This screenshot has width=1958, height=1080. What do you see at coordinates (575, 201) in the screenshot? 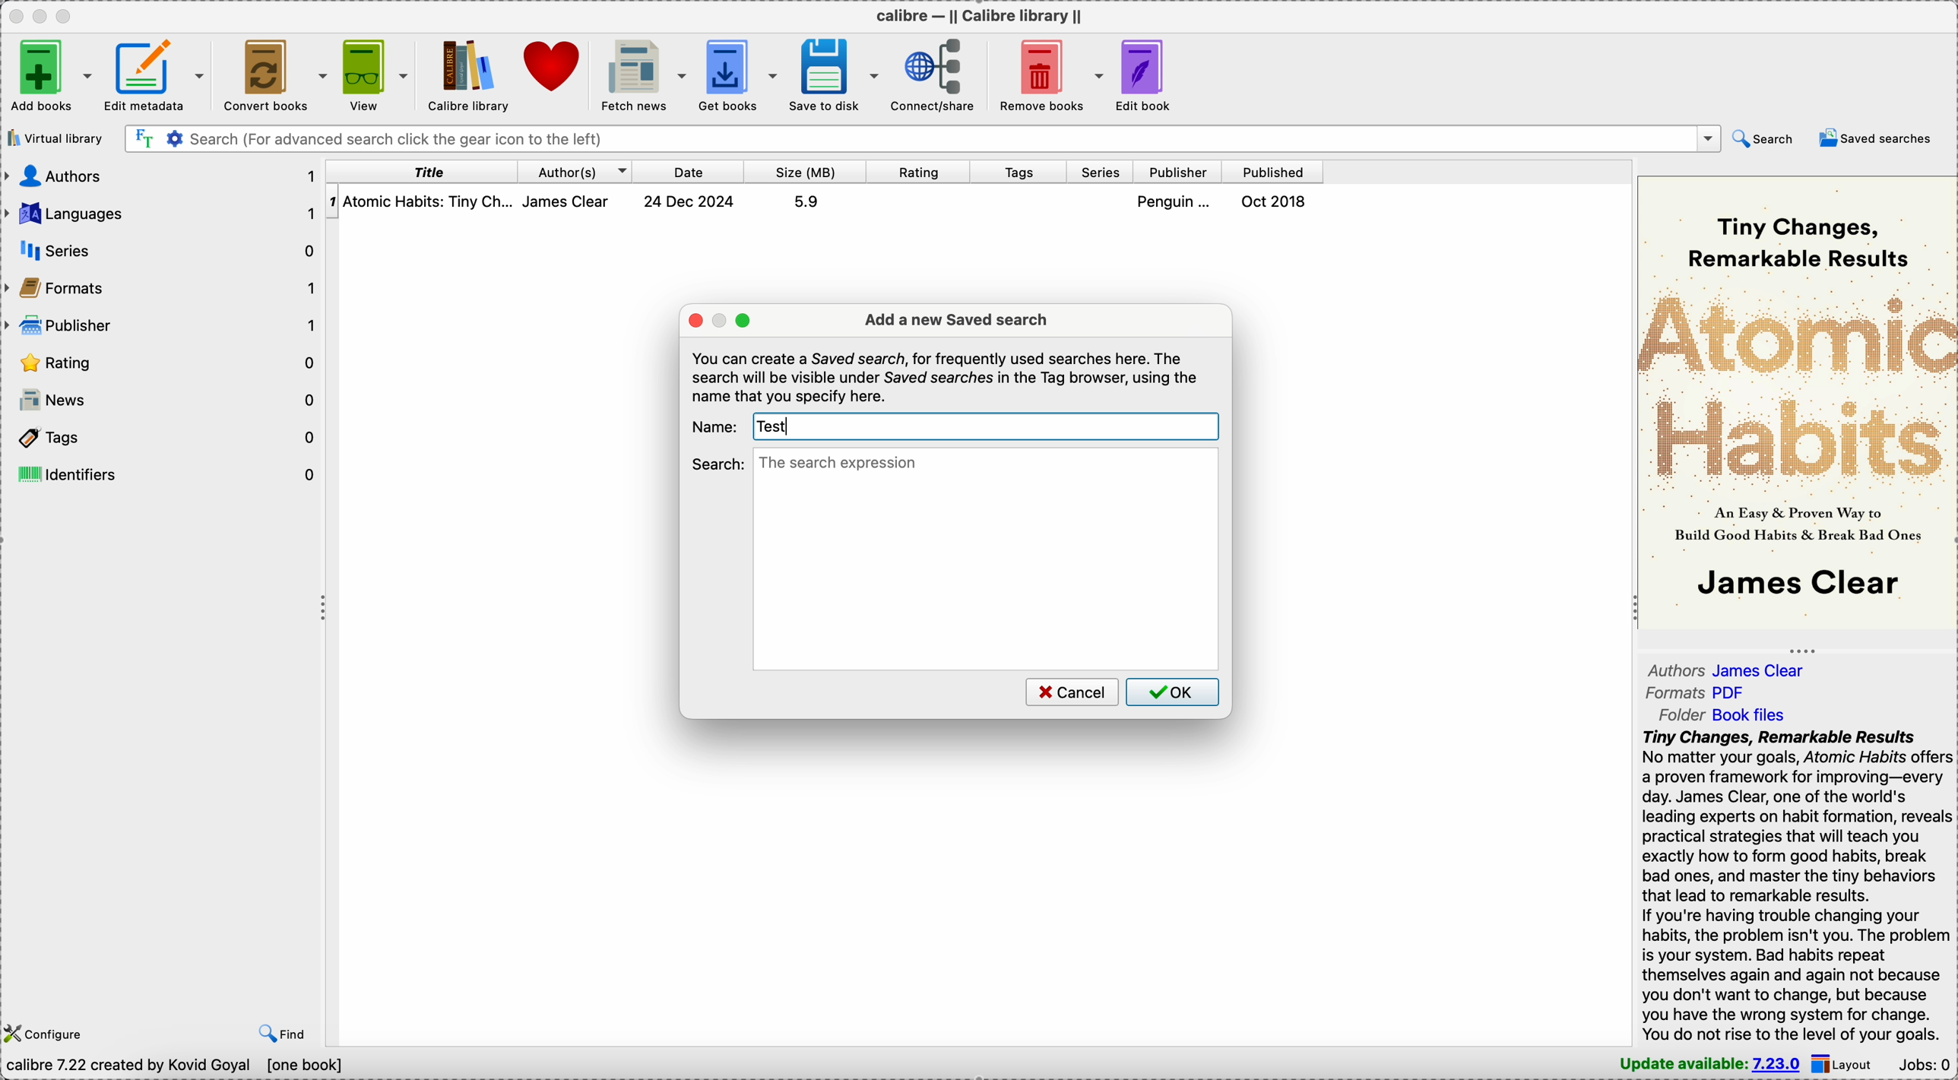
I see `james clear` at bounding box center [575, 201].